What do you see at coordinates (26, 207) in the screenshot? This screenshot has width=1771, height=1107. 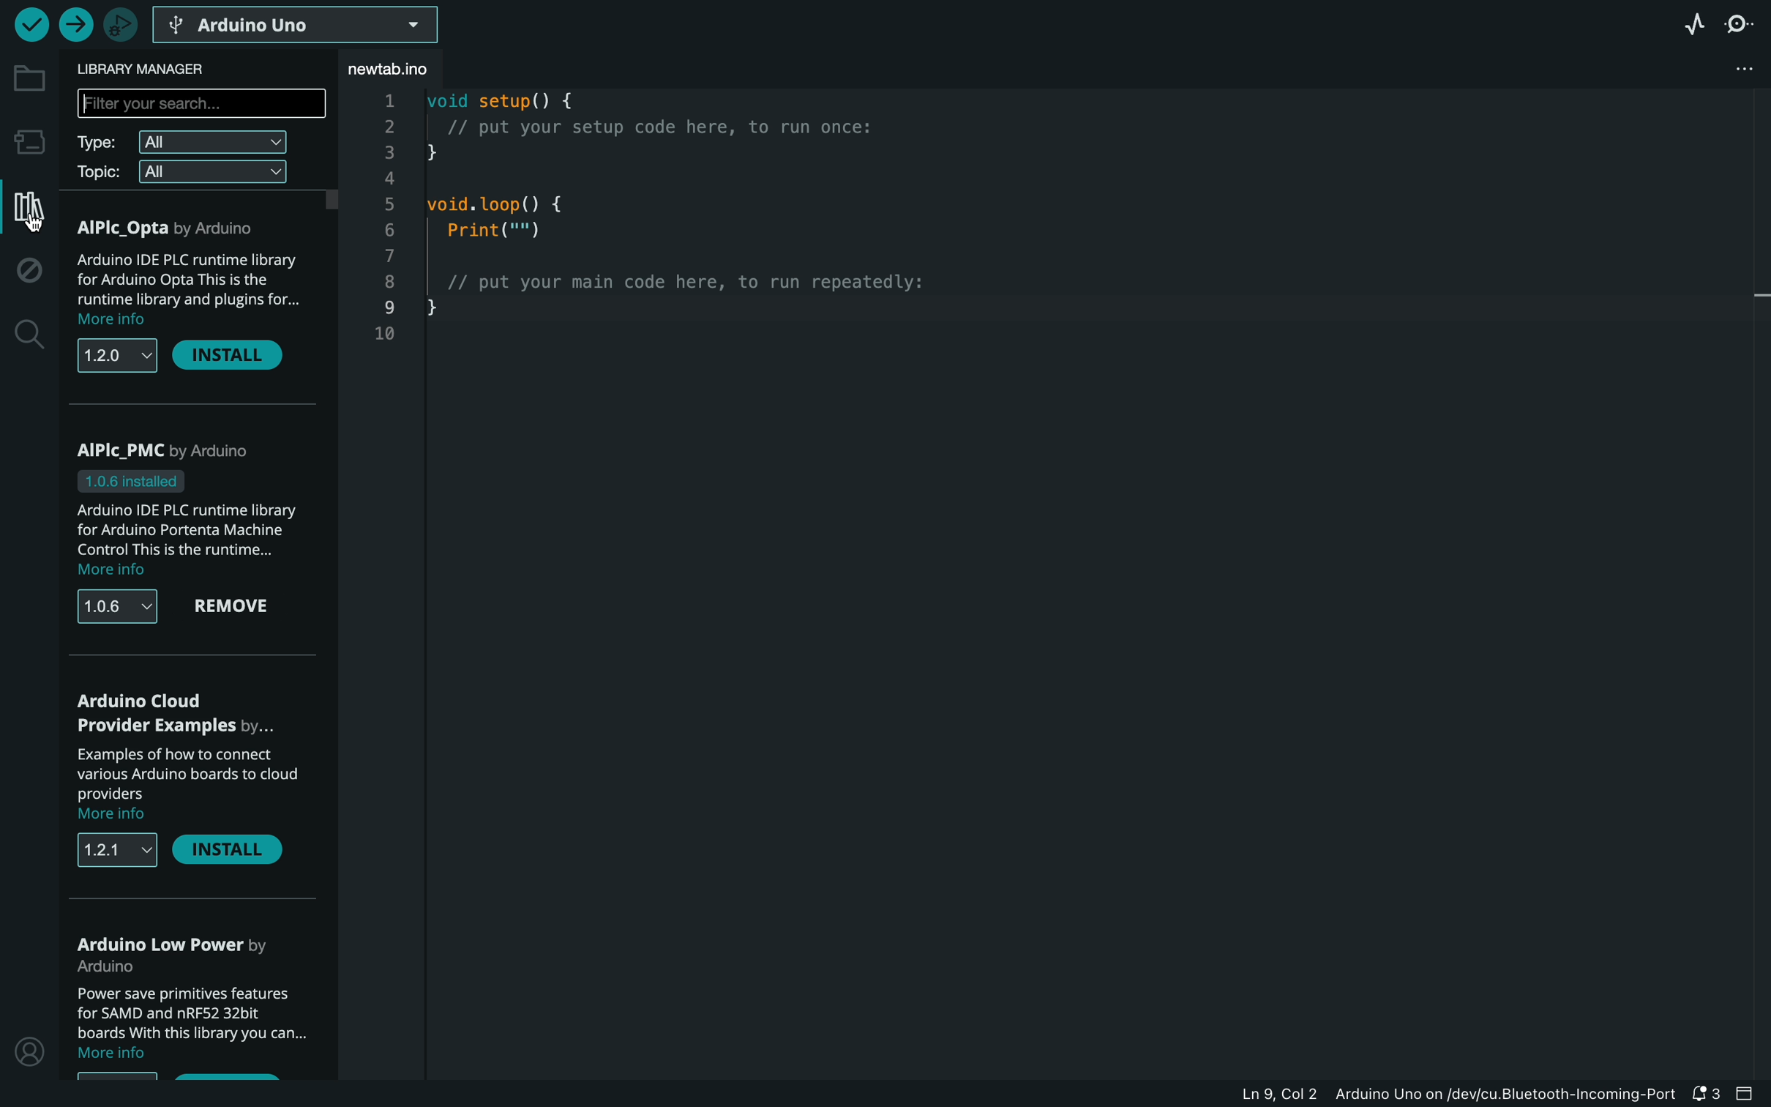 I see `library manager` at bounding box center [26, 207].